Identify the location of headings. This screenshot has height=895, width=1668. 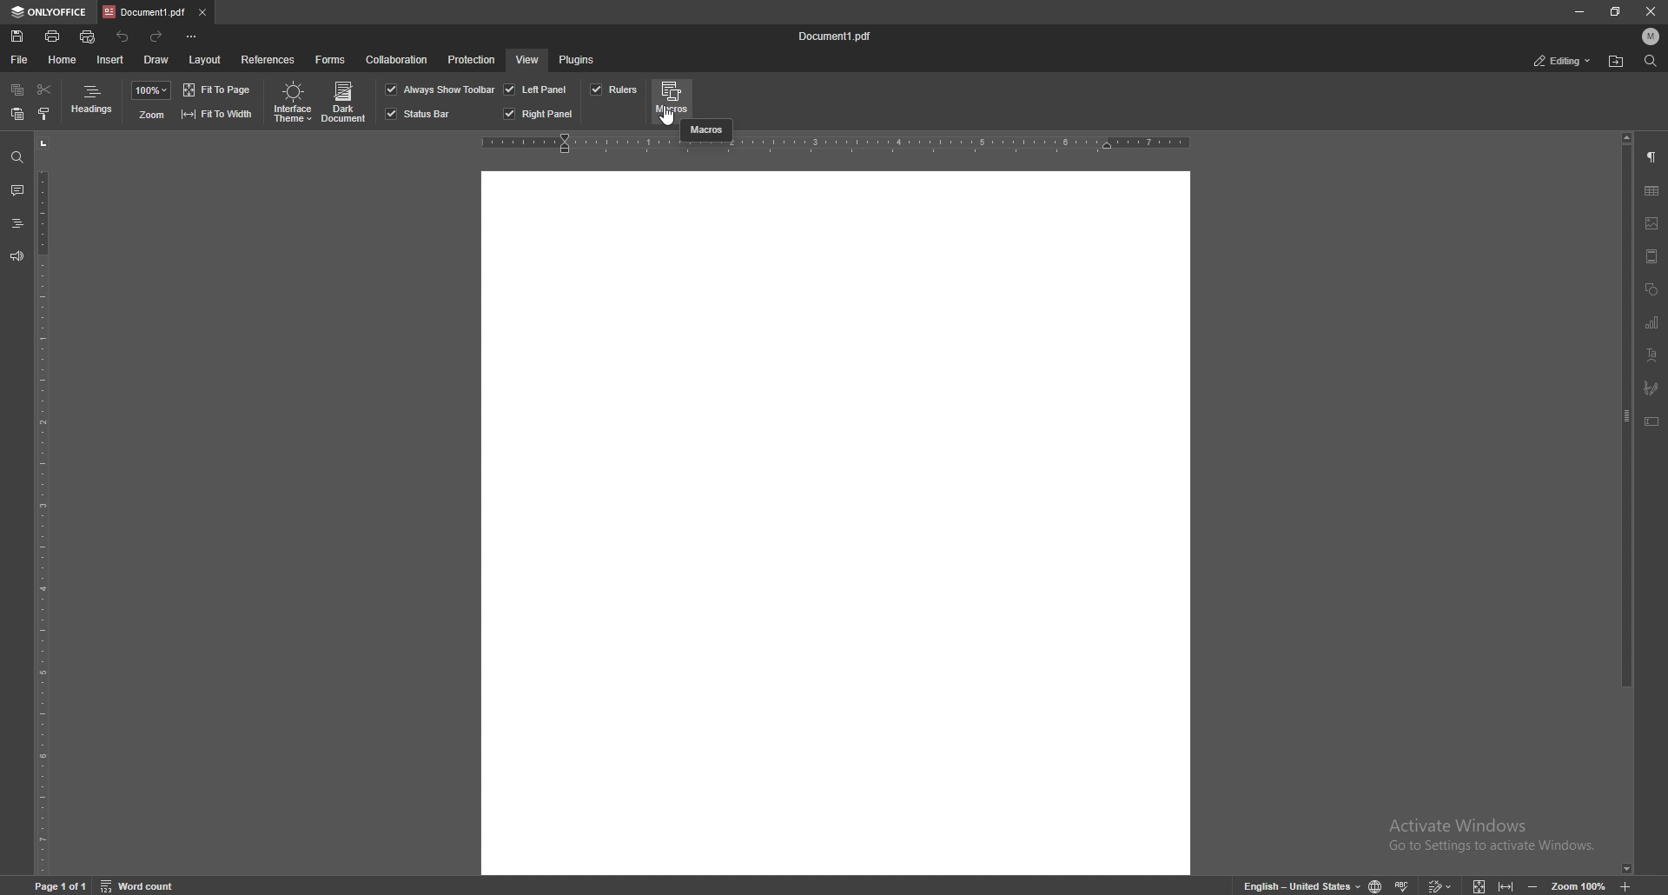
(17, 222).